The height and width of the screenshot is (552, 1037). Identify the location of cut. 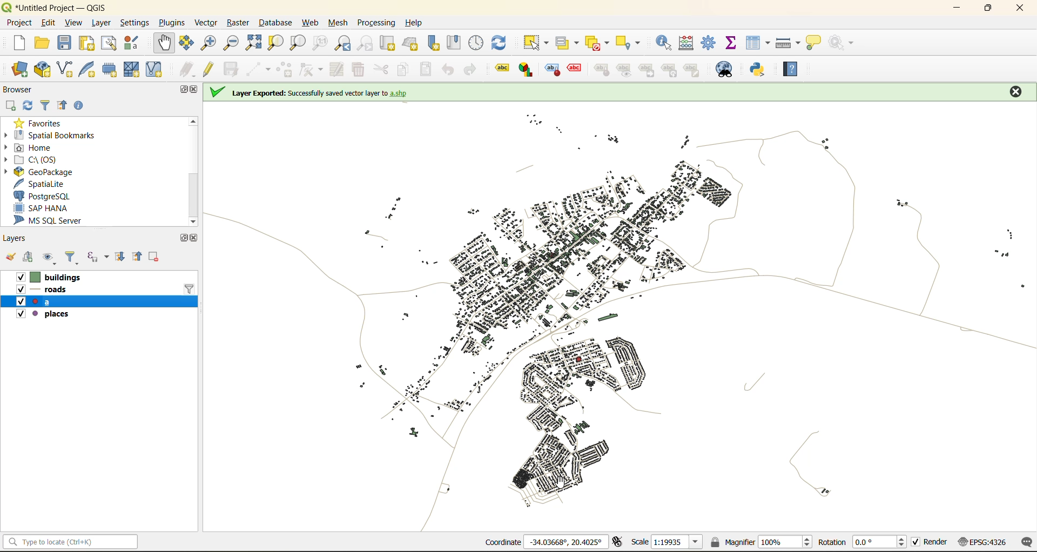
(382, 69).